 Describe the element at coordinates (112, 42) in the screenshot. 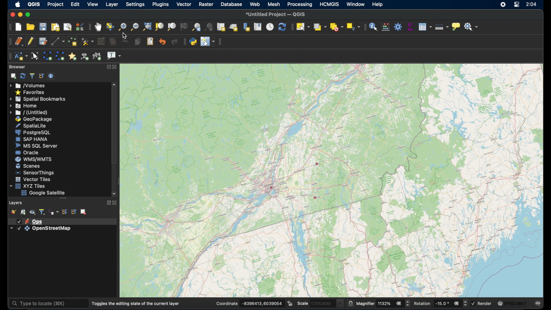

I see `delete selected` at that location.